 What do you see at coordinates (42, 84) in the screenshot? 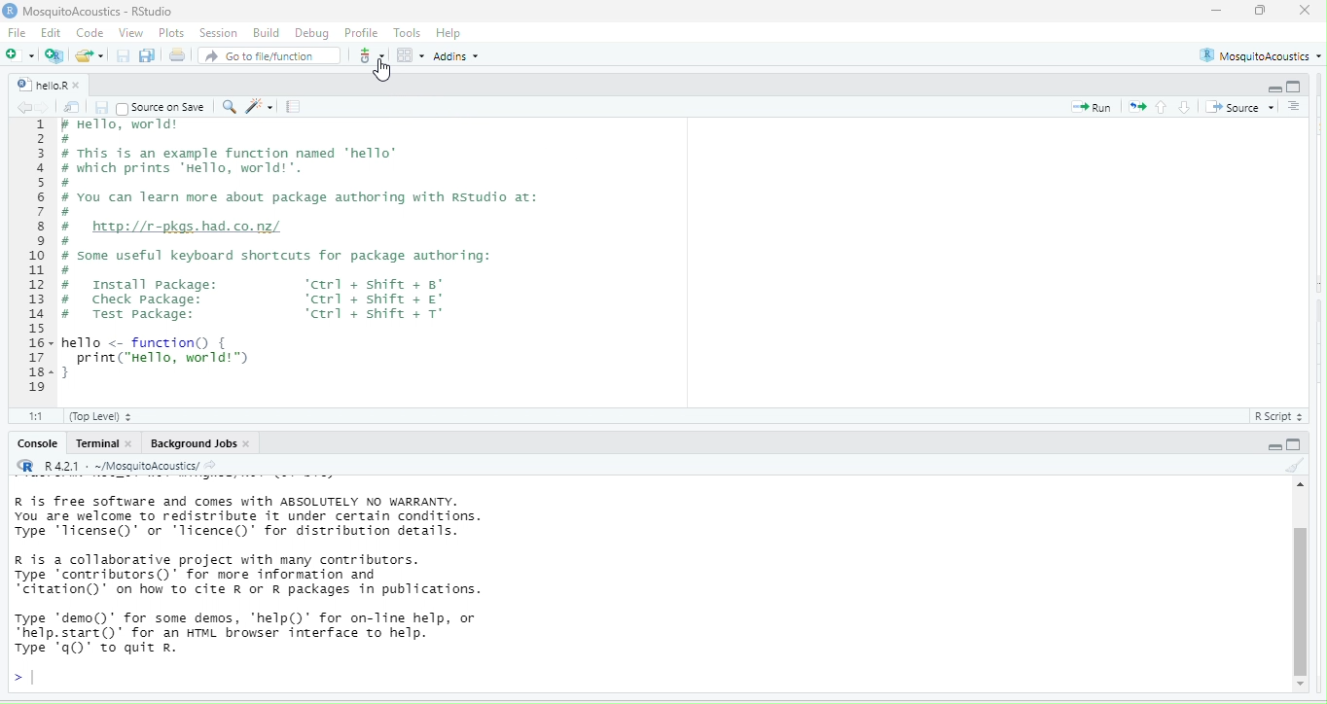
I see ` helloR` at bounding box center [42, 84].